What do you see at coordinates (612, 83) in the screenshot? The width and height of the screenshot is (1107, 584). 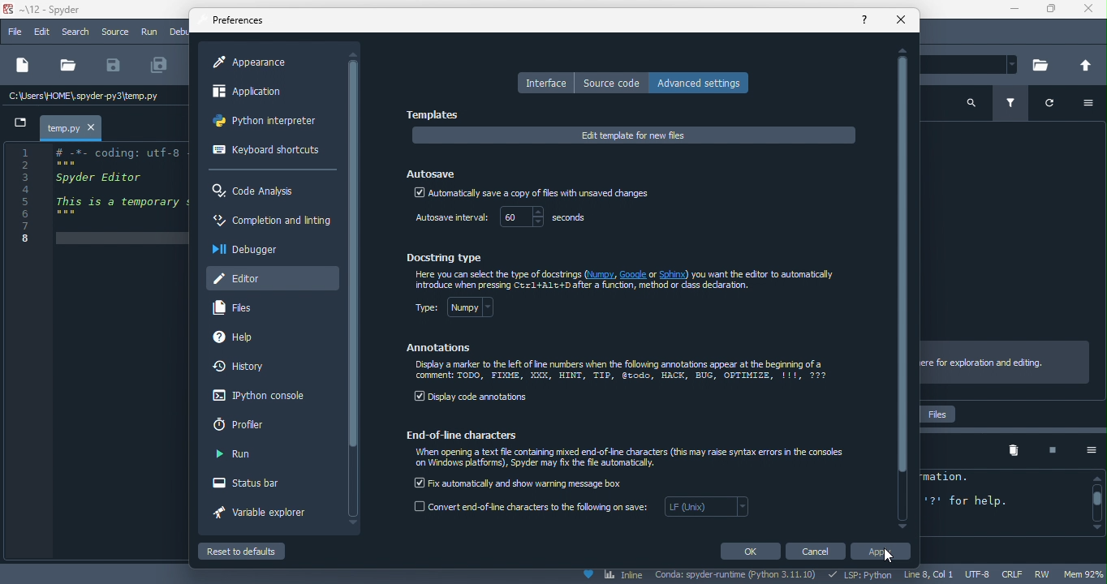 I see `source code` at bounding box center [612, 83].